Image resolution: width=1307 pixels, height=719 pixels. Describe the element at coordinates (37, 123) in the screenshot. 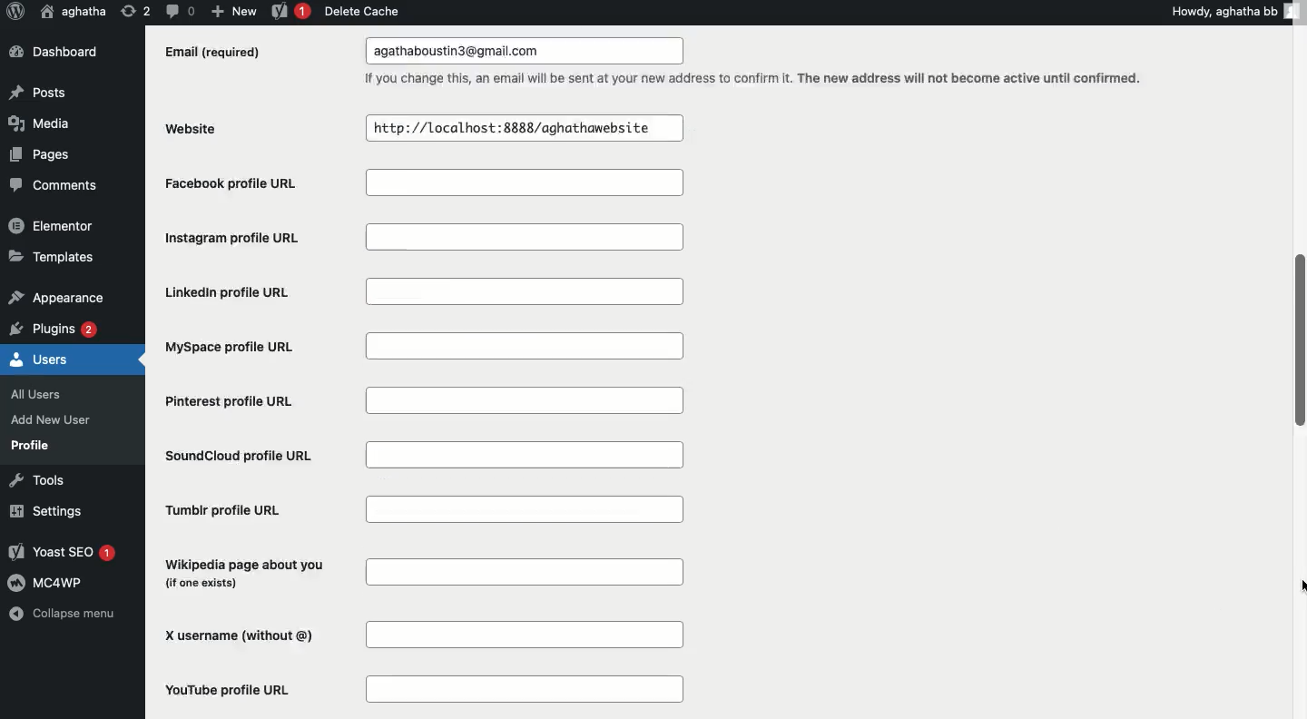

I see `Media` at that location.